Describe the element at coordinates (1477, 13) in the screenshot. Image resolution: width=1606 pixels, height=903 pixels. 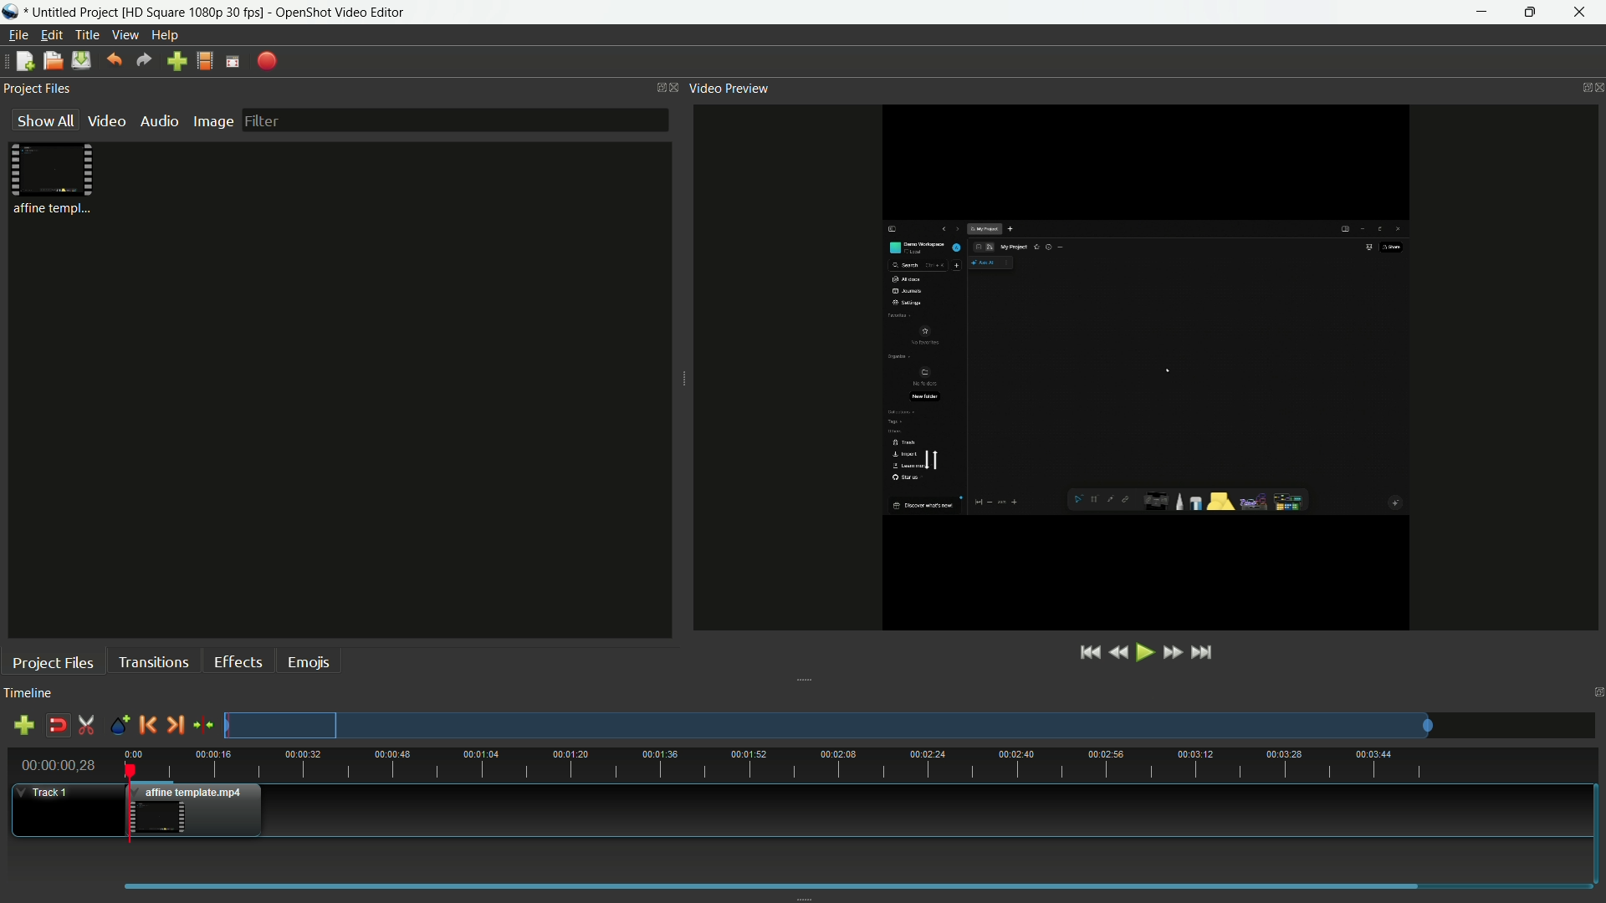
I see `minimize` at that location.